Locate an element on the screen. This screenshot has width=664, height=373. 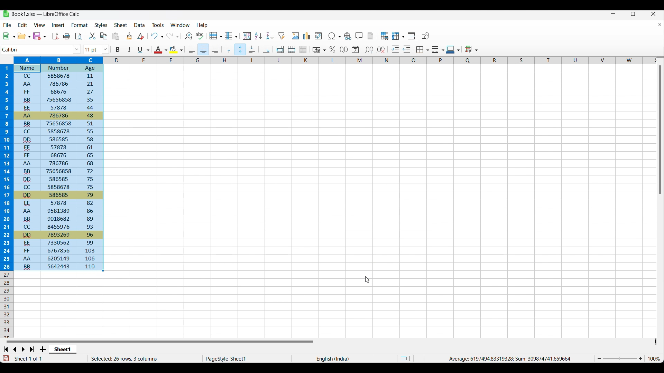
Current highlighted color and other options is located at coordinates (176, 50).